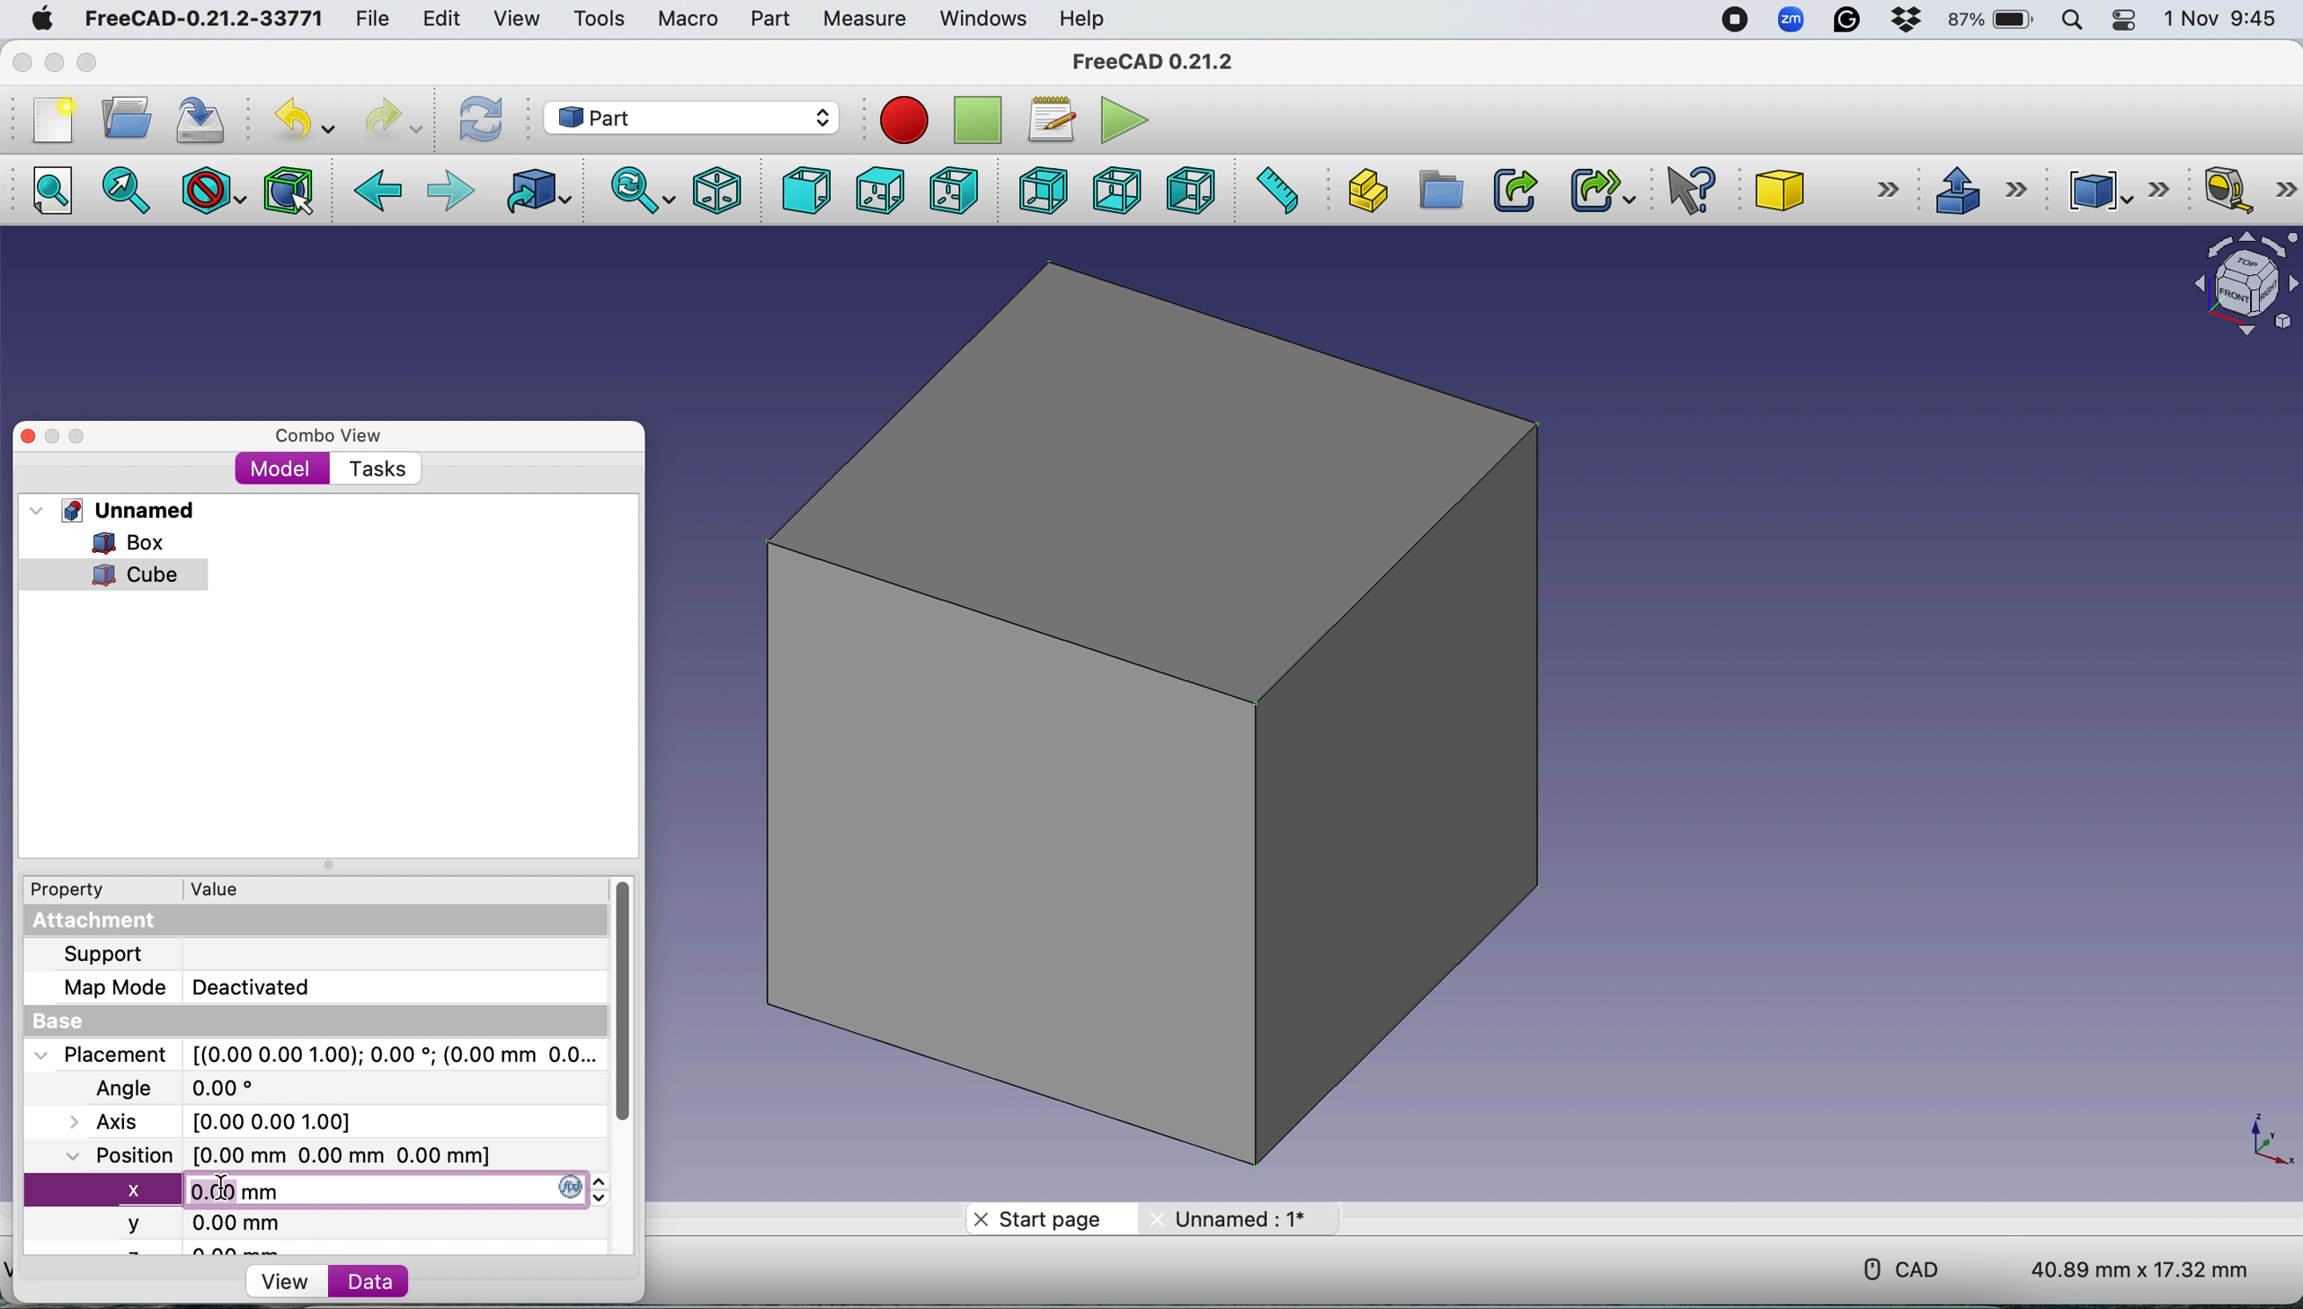 This screenshot has height=1309, width=2303. What do you see at coordinates (909, 122) in the screenshot?
I see `Record macros` at bounding box center [909, 122].